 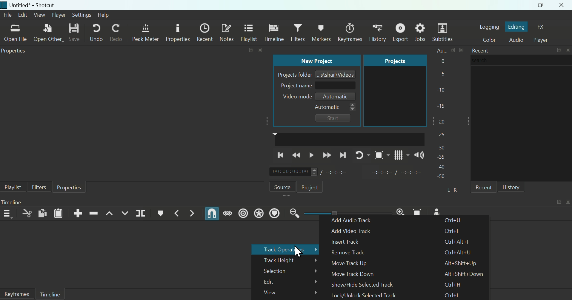 I want to click on Show/Hide Selected Track, so click(x=363, y=284).